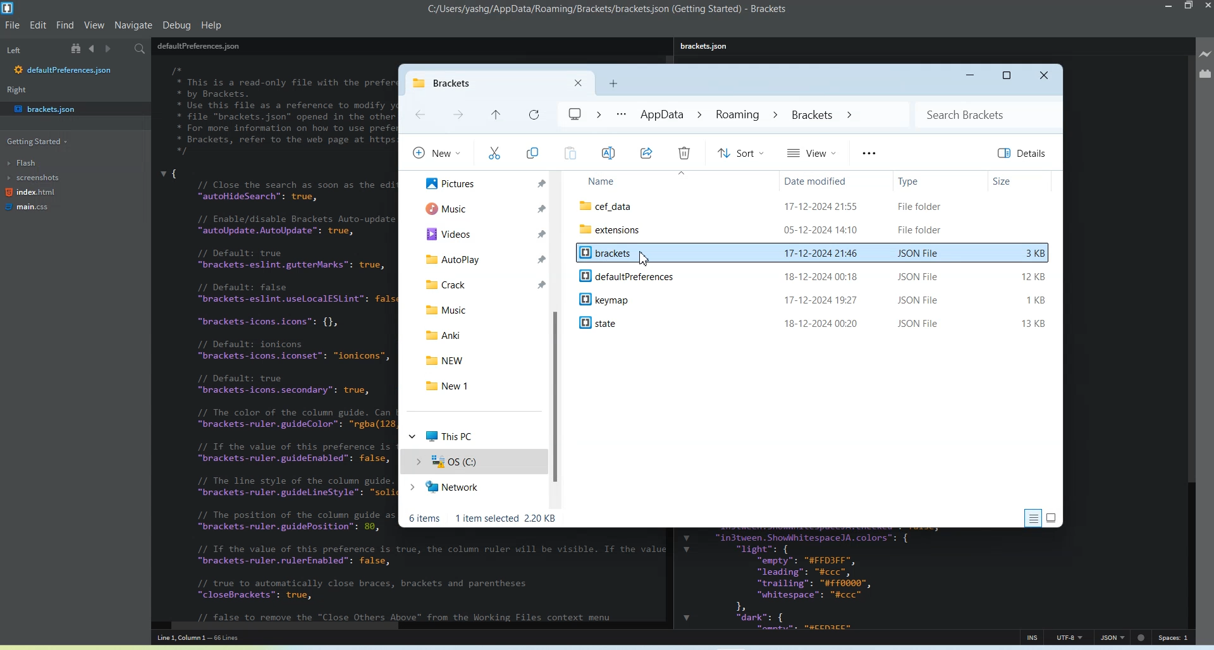 Image resolution: width=1214 pixels, height=650 pixels. I want to click on Delete, so click(684, 153).